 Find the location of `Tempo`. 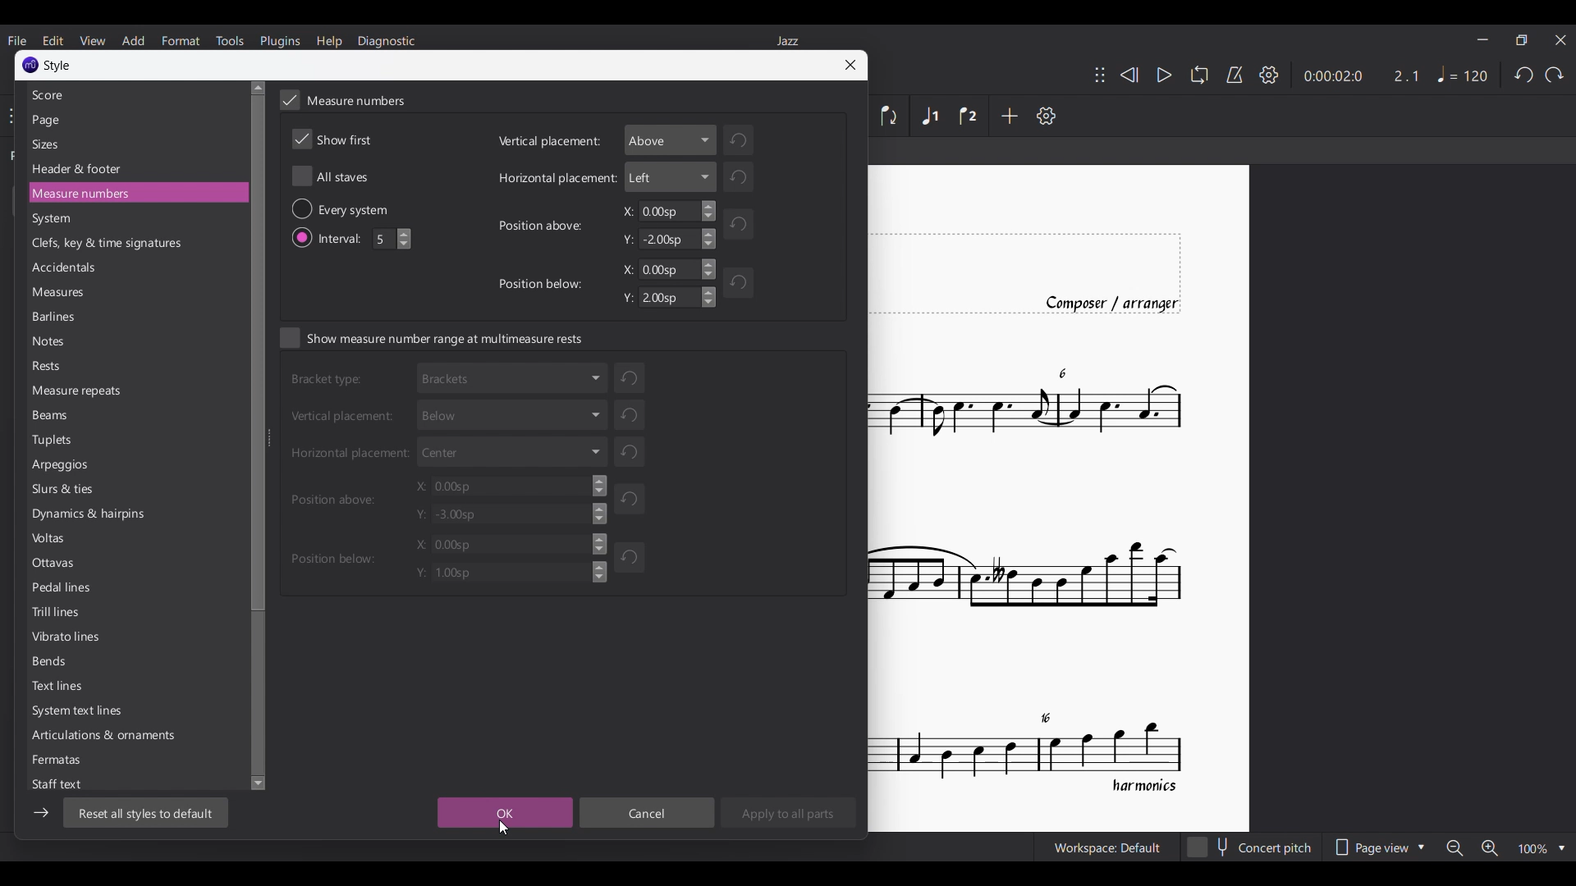

Tempo is located at coordinates (1463, 74).